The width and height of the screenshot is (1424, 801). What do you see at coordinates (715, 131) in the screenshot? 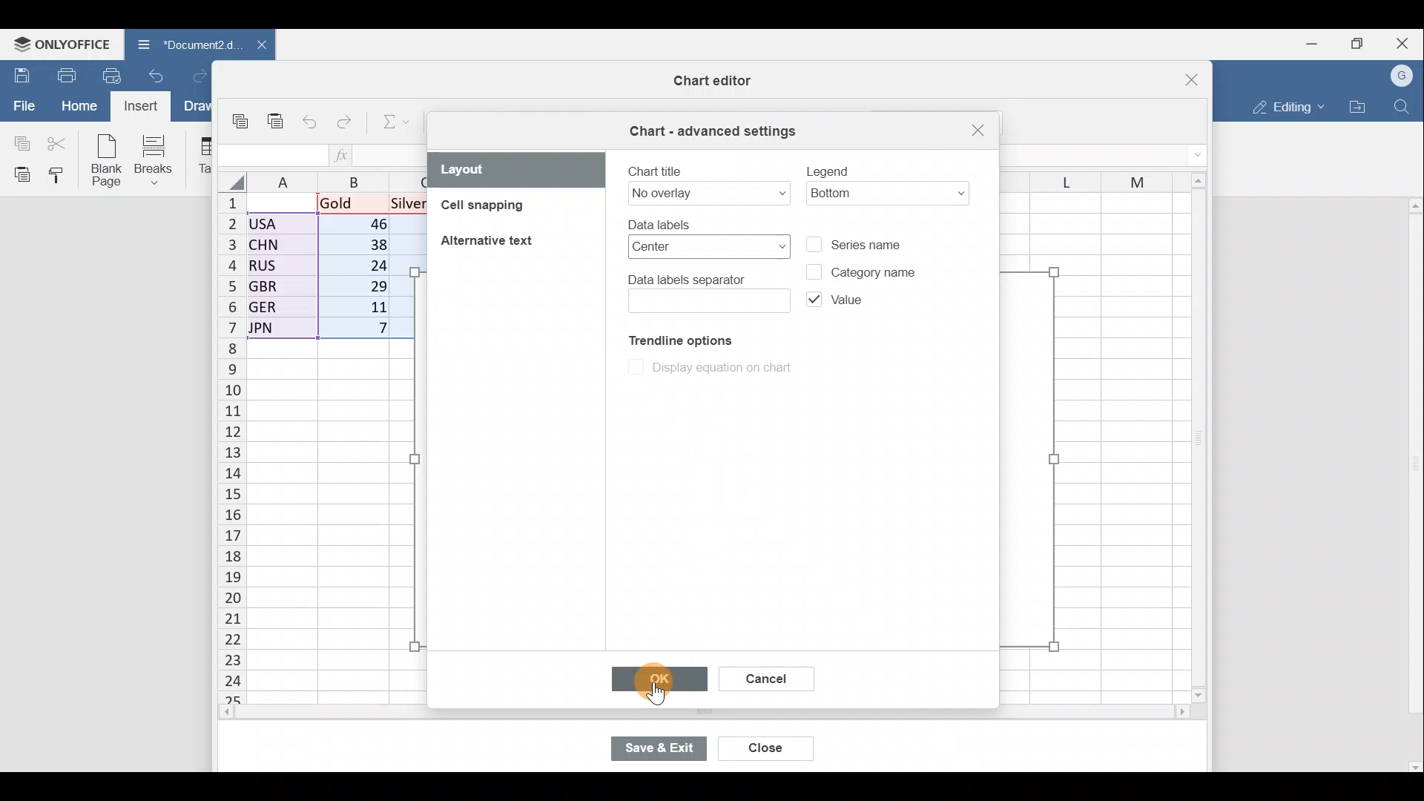
I see `Chart advanced settings` at bounding box center [715, 131].